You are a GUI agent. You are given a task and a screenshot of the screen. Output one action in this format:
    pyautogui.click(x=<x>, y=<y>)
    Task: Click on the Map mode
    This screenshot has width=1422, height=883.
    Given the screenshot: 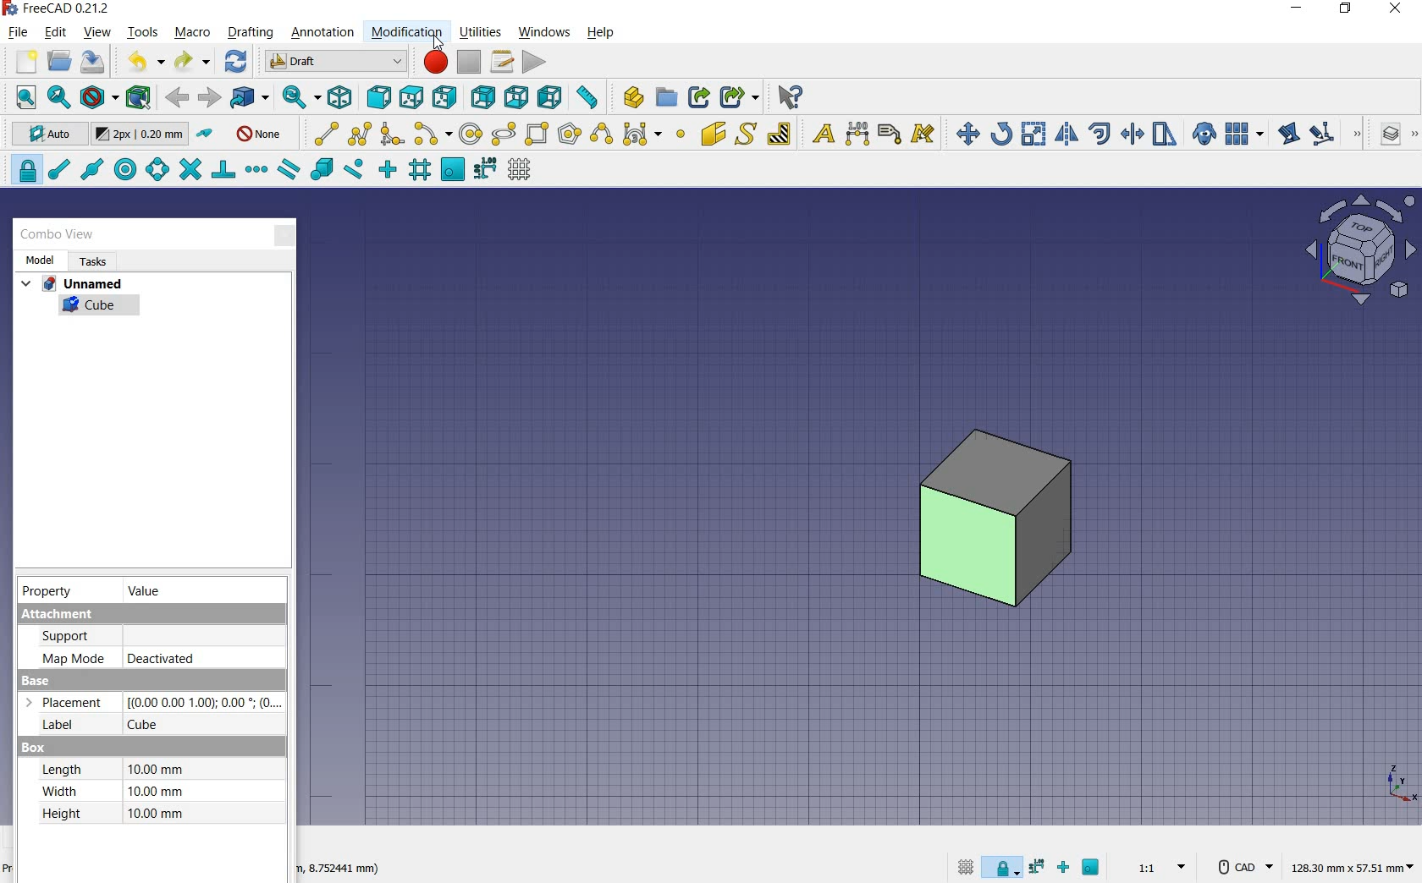 What is the action you would take?
    pyautogui.click(x=73, y=657)
    